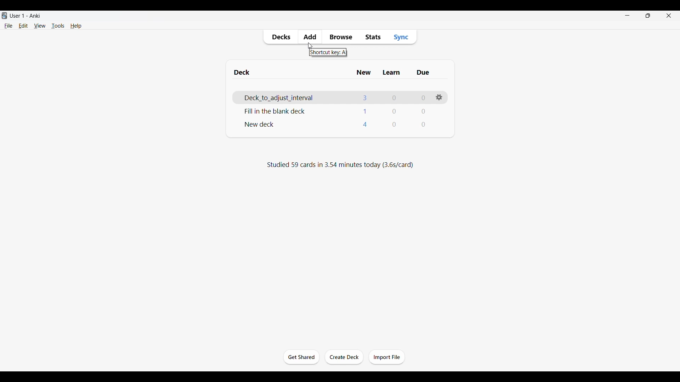  What do you see at coordinates (311, 46) in the screenshot?
I see `Cursor clicking on Add` at bounding box center [311, 46].